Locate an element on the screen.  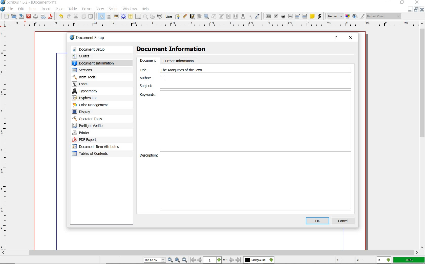
Document Information is located at coordinates (175, 50).